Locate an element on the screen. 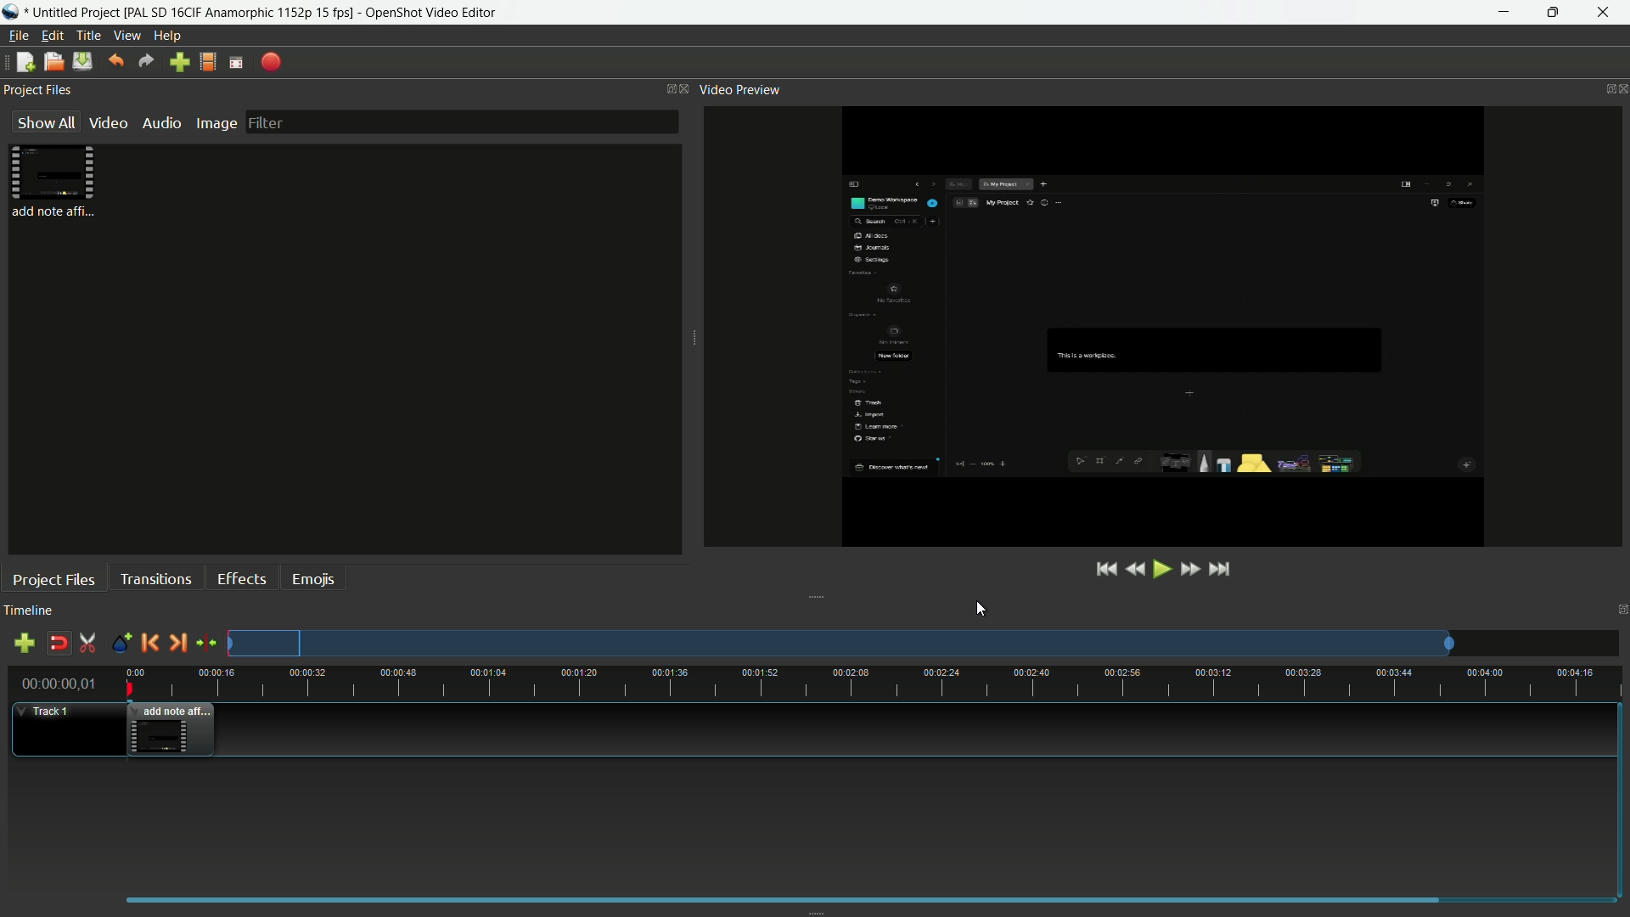  video in timeline is located at coordinates (171, 733).